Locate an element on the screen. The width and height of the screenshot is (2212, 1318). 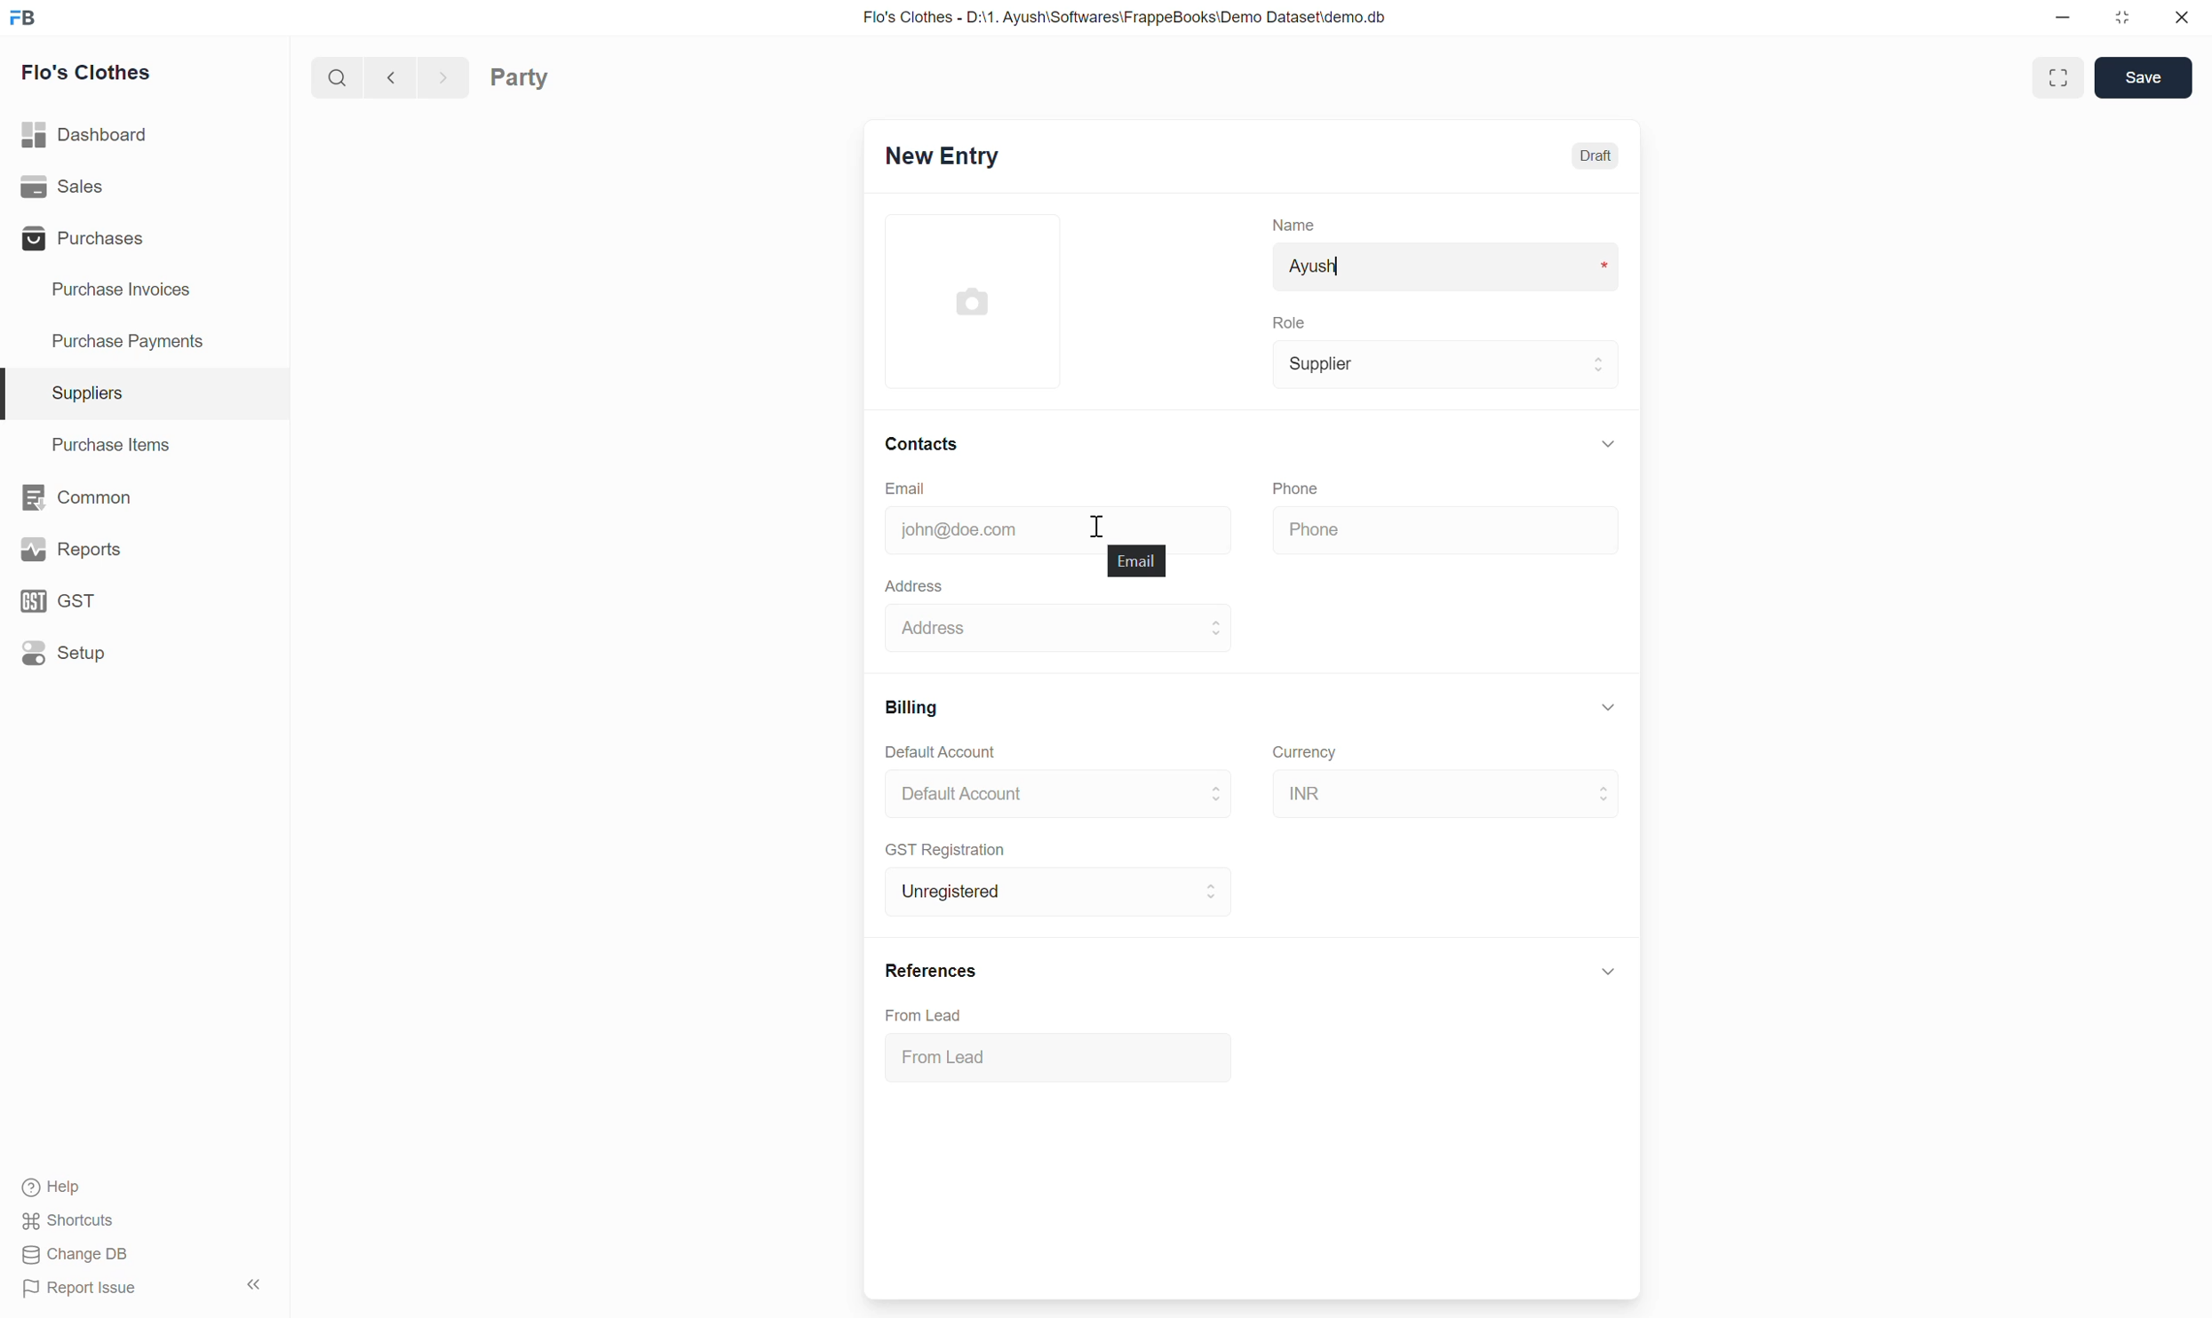
Change dimension is located at coordinates (2122, 18).